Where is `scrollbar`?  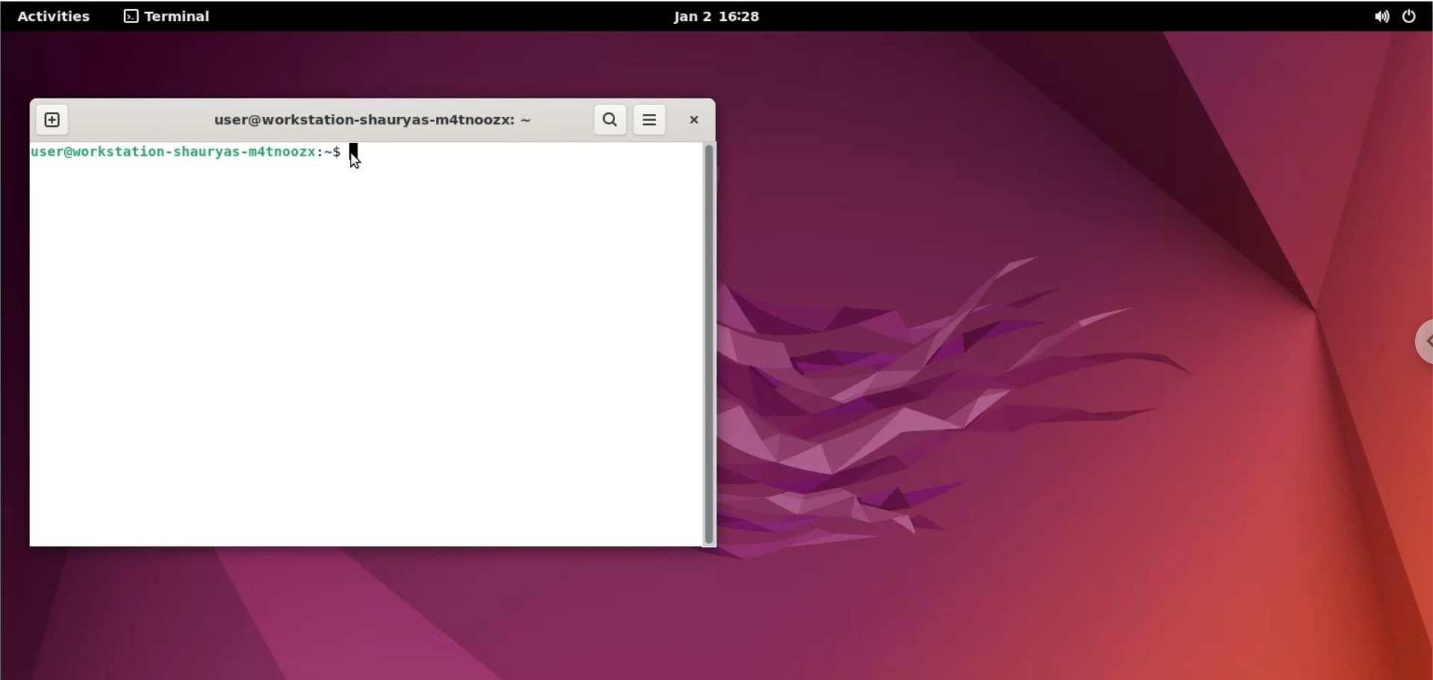
scrollbar is located at coordinates (710, 346).